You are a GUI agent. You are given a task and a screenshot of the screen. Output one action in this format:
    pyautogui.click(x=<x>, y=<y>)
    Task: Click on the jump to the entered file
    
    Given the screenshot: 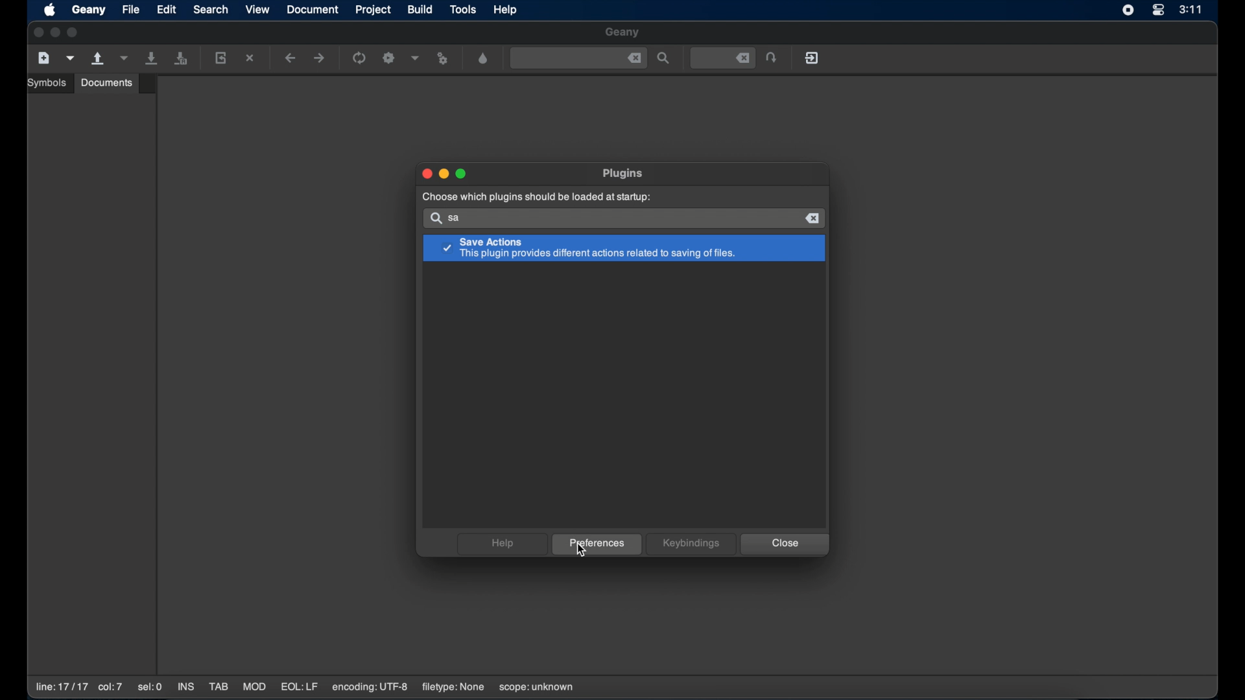 What is the action you would take?
    pyautogui.click(x=723, y=58)
    